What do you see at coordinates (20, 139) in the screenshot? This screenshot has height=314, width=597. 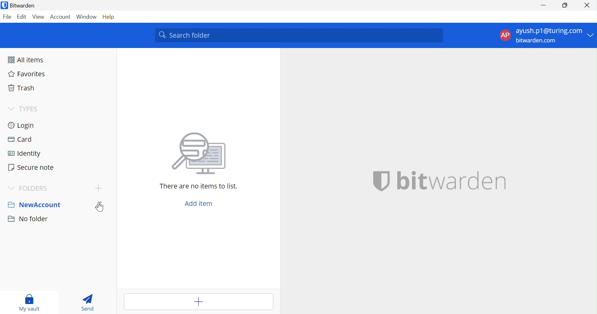 I see `Card` at bounding box center [20, 139].